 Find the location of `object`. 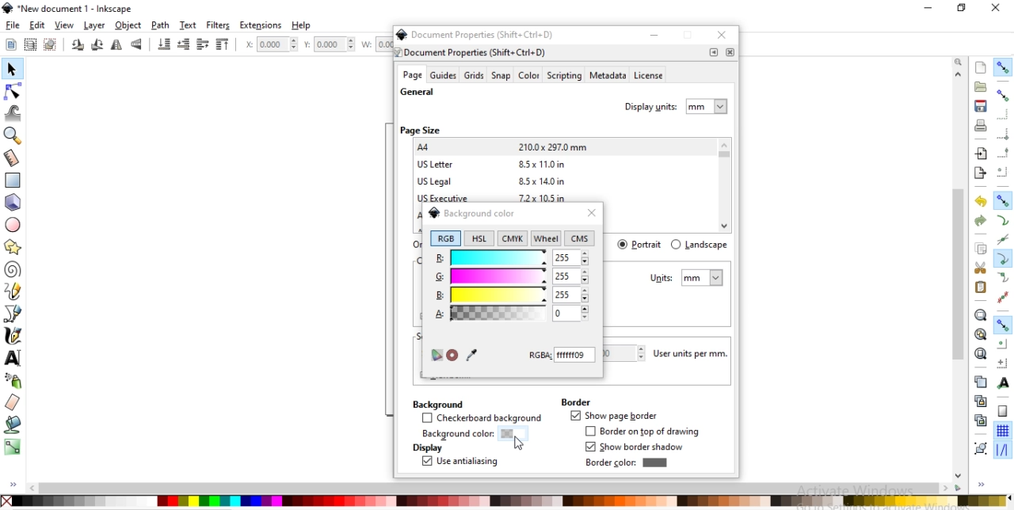

object is located at coordinates (128, 25).